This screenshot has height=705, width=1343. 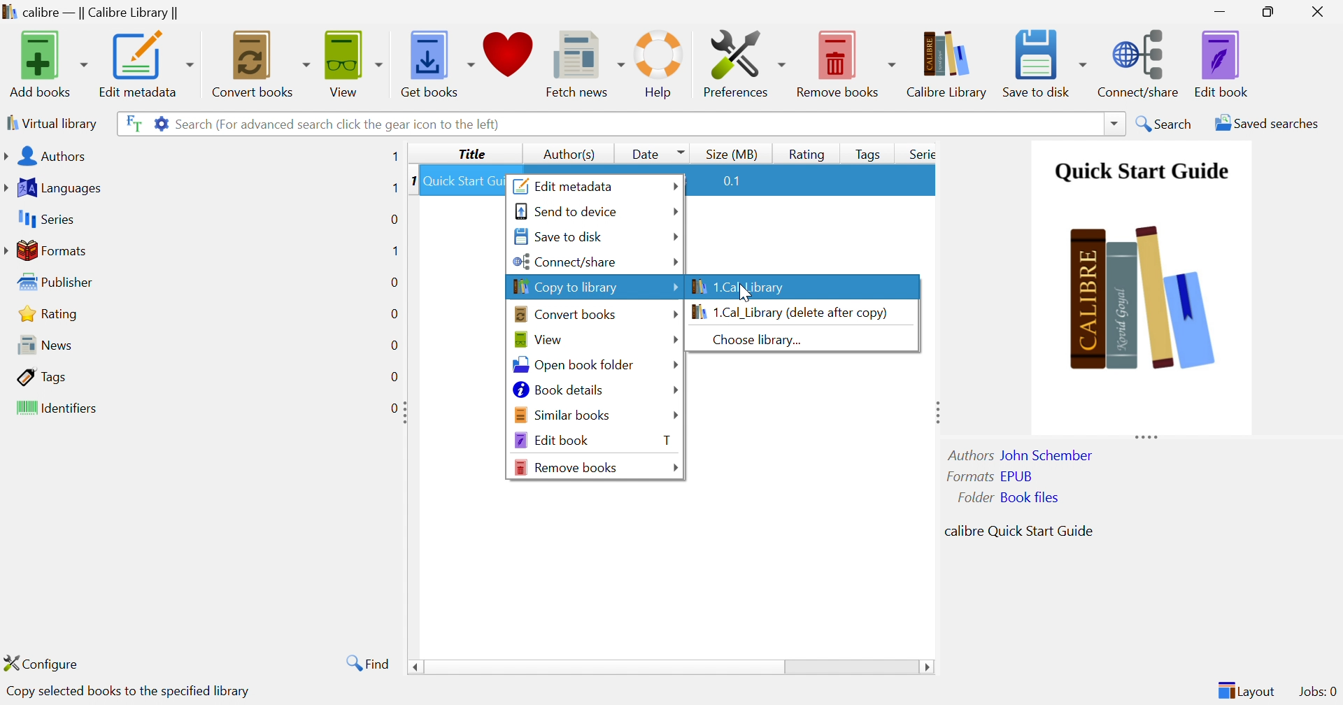 What do you see at coordinates (1264, 123) in the screenshot?
I see `Saved searches` at bounding box center [1264, 123].